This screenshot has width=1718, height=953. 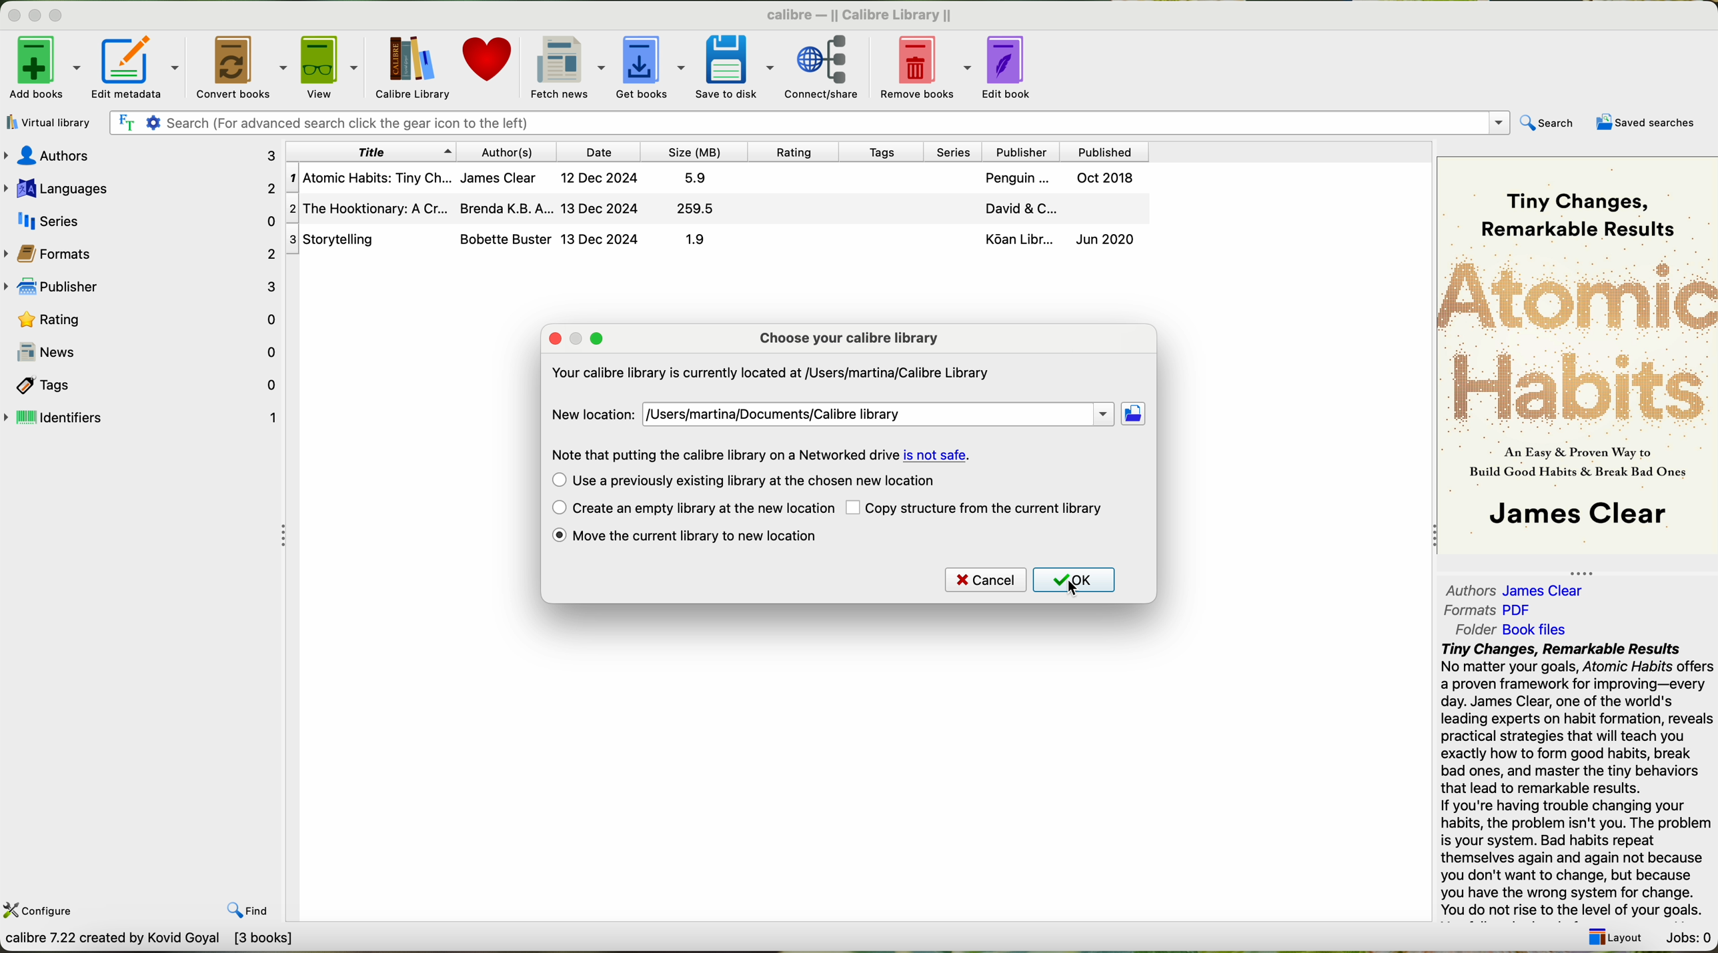 I want to click on search, so click(x=1549, y=123).